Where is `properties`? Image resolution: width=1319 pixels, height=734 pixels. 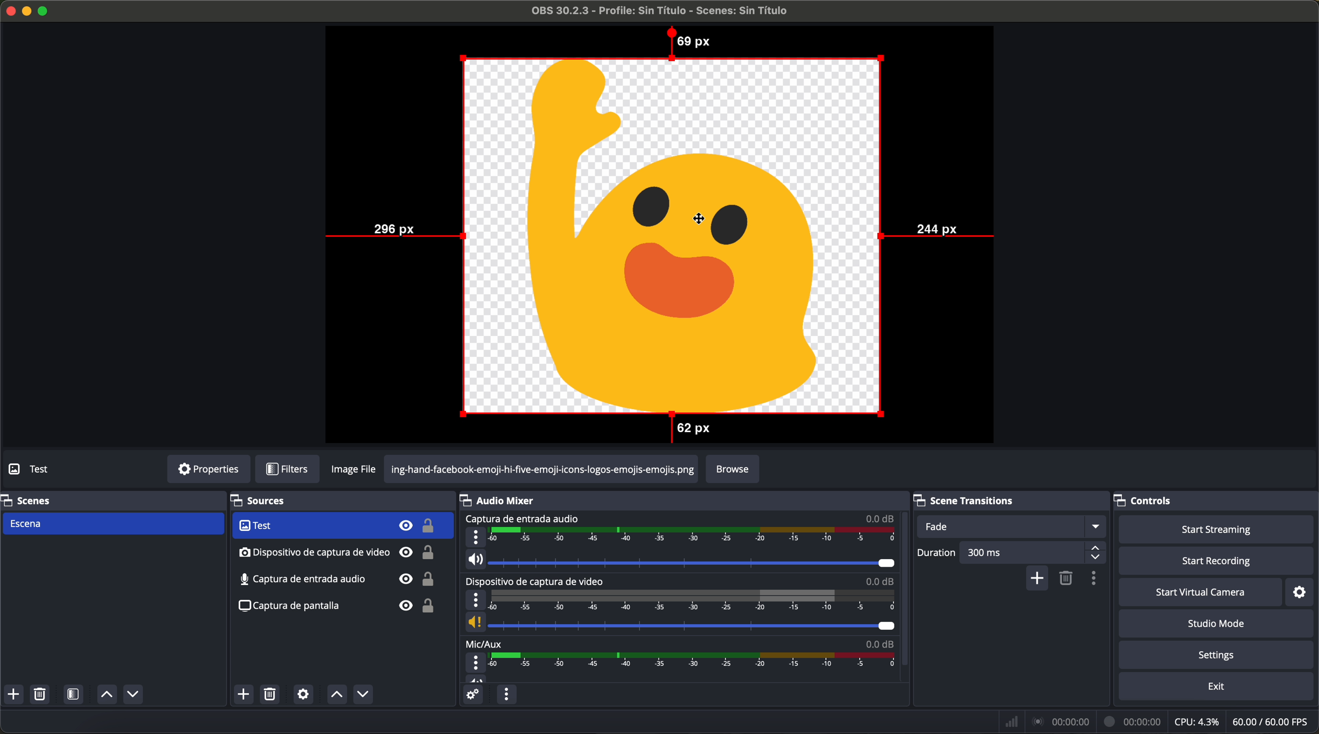
properties is located at coordinates (208, 470).